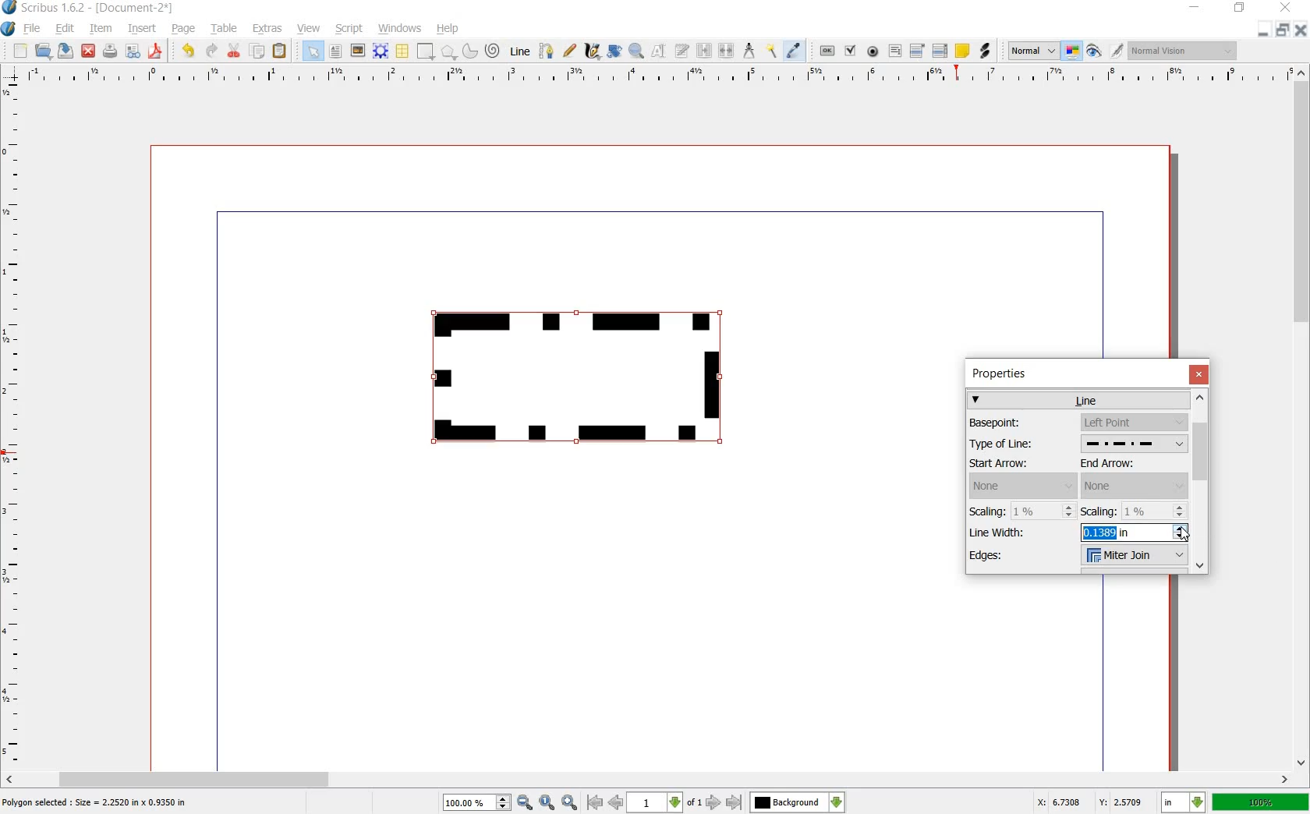 This screenshot has width=1310, height=814. What do you see at coordinates (477, 803) in the screenshot?
I see `100.00%` at bounding box center [477, 803].